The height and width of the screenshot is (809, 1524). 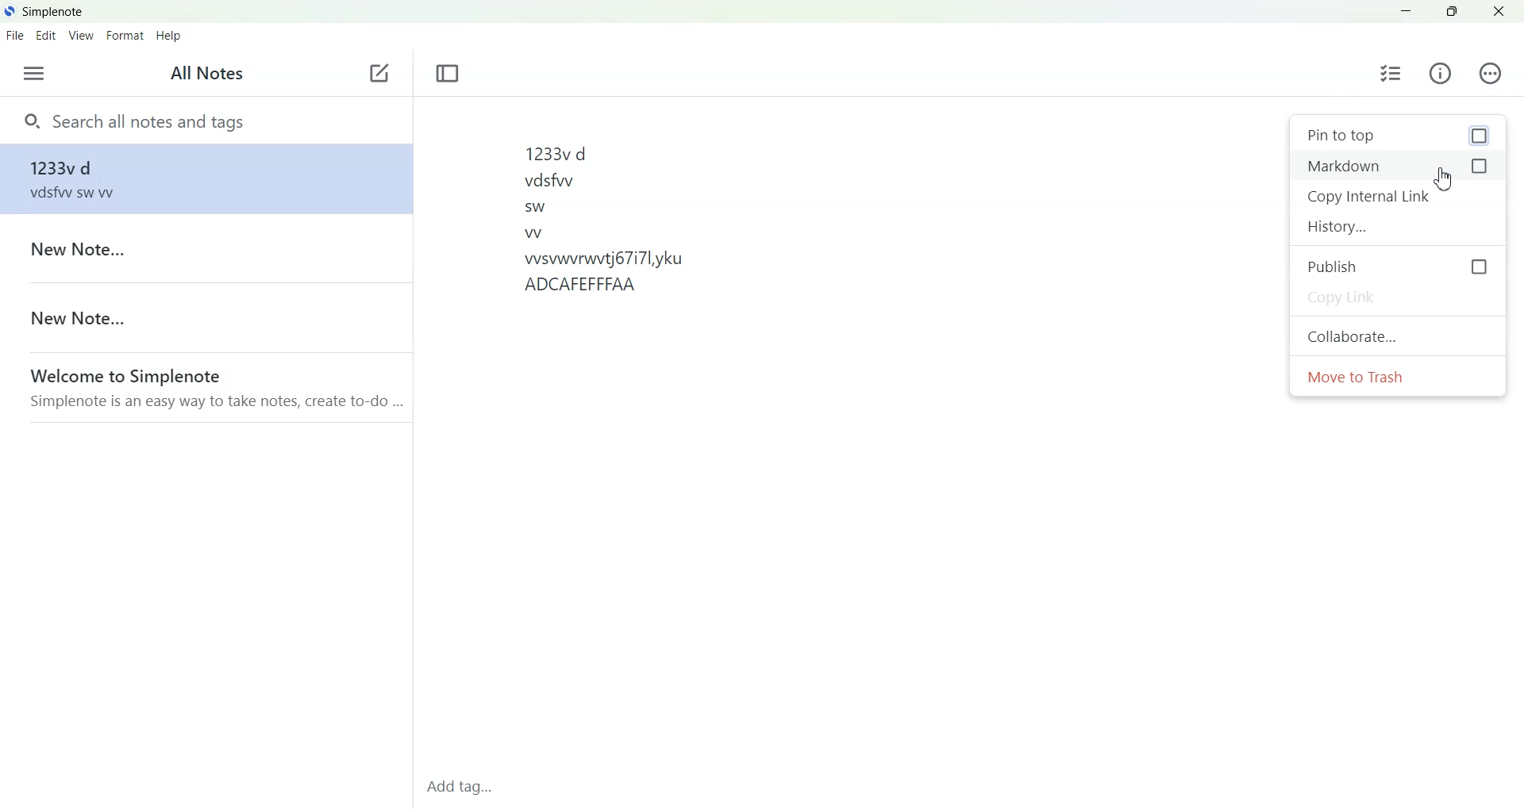 What do you see at coordinates (379, 74) in the screenshot?
I see `Add Note` at bounding box center [379, 74].